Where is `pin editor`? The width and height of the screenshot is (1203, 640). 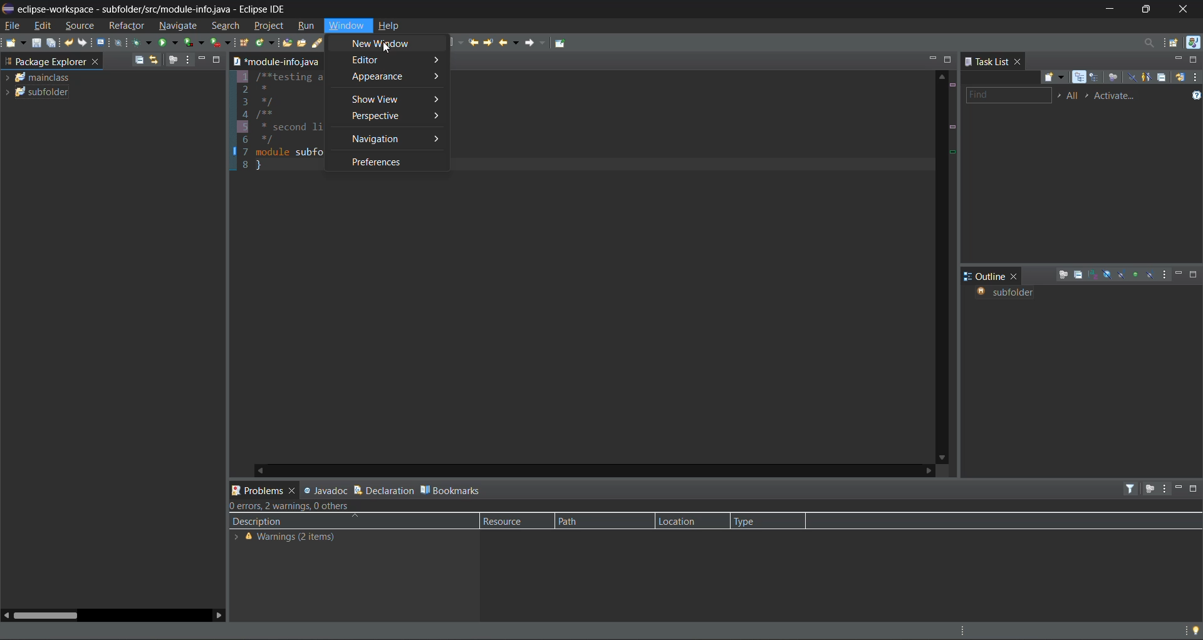
pin editor is located at coordinates (566, 45).